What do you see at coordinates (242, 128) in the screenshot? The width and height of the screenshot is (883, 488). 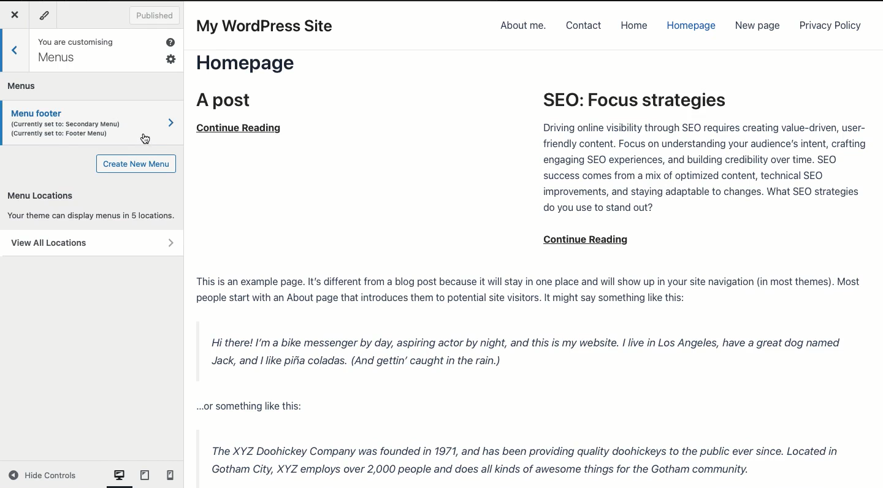 I see `continue` at bounding box center [242, 128].